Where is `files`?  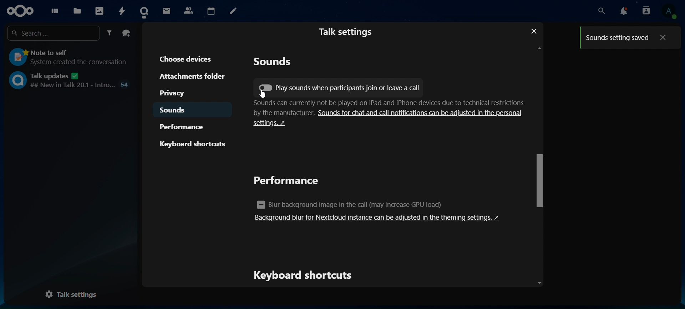 files is located at coordinates (77, 10).